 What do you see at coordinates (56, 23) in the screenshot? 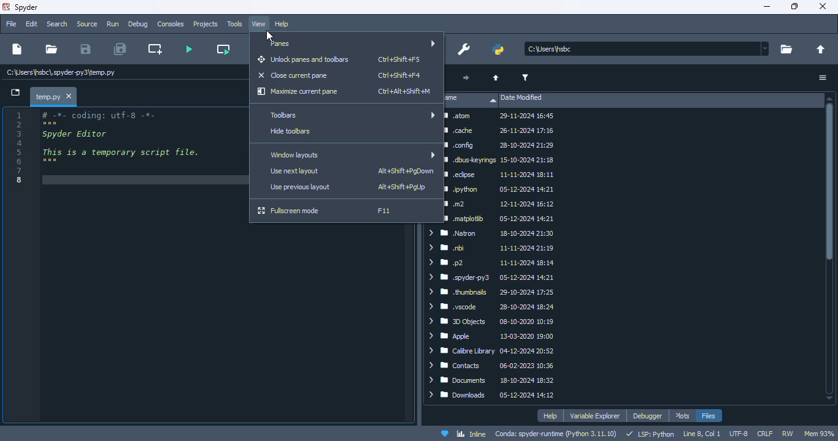
I see `search` at bounding box center [56, 23].